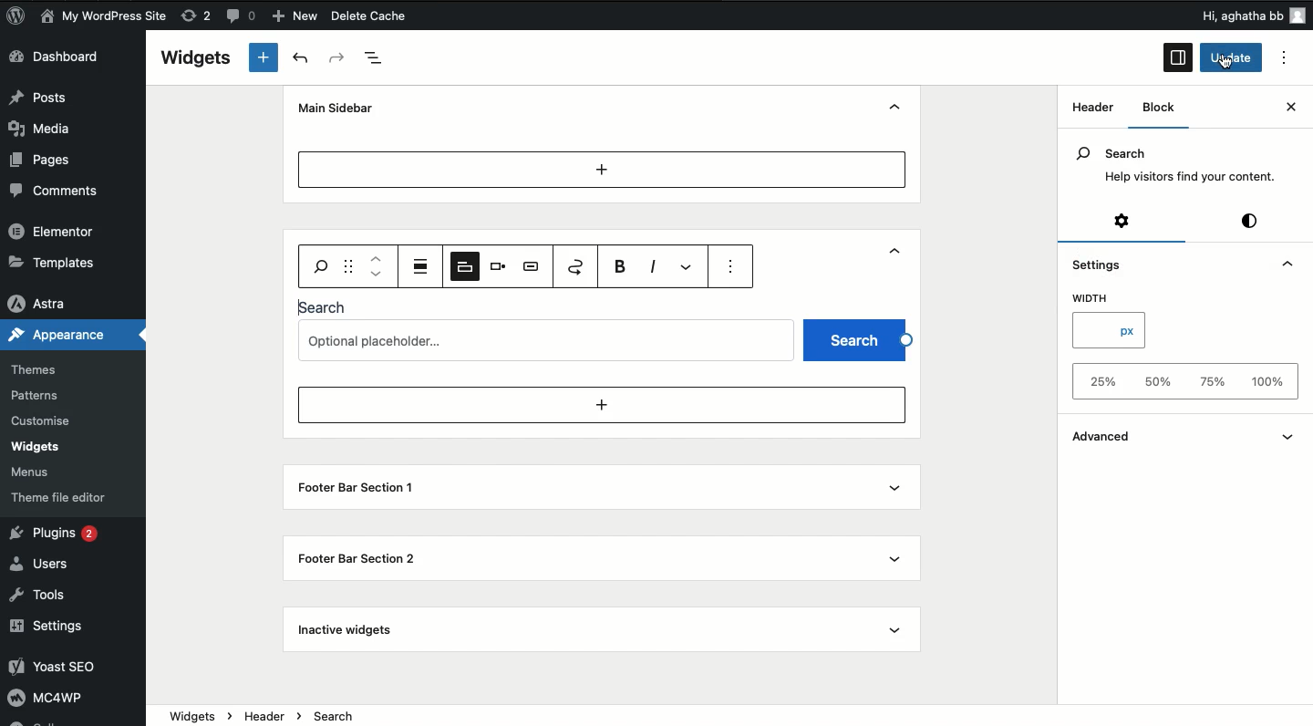 This screenshot has height=726, width=1313. Describe the element at coordinates (47, 563) in the screenshot. I see `Users` at that location.